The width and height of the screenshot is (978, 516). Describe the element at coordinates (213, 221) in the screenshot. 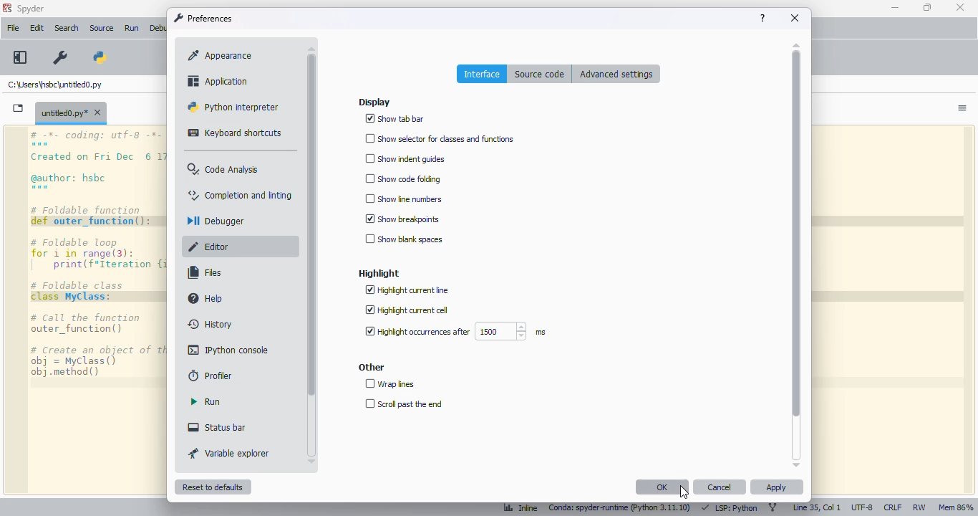

I see `debugger` at that location.